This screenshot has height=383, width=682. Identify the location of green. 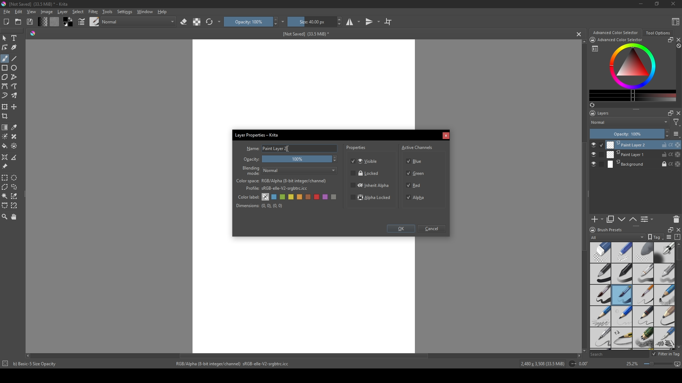
(283, 198).